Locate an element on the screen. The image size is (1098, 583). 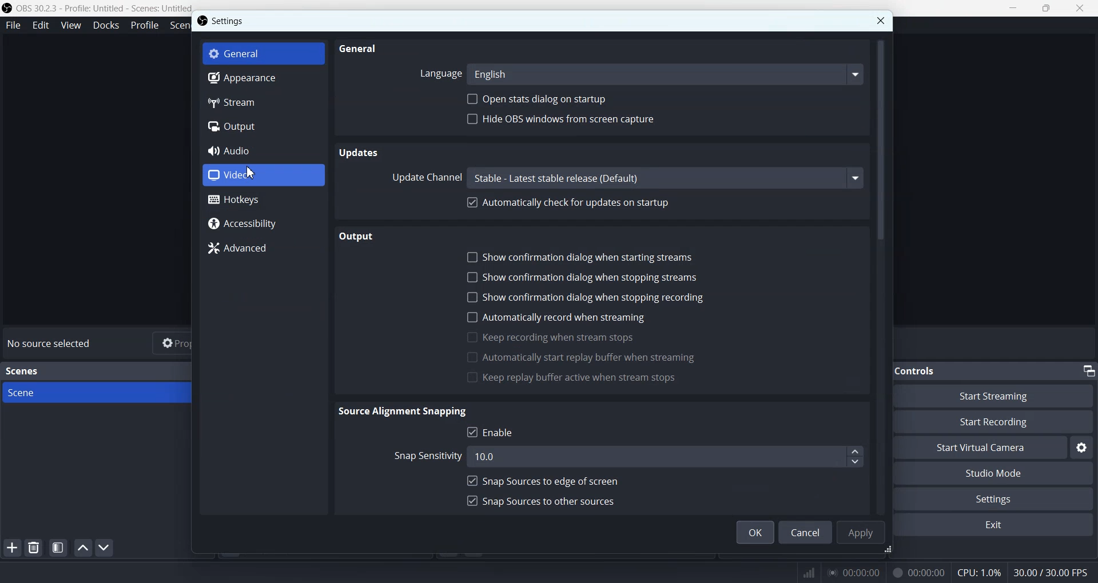
Remove selected scene is located at coordinates (33, 547).